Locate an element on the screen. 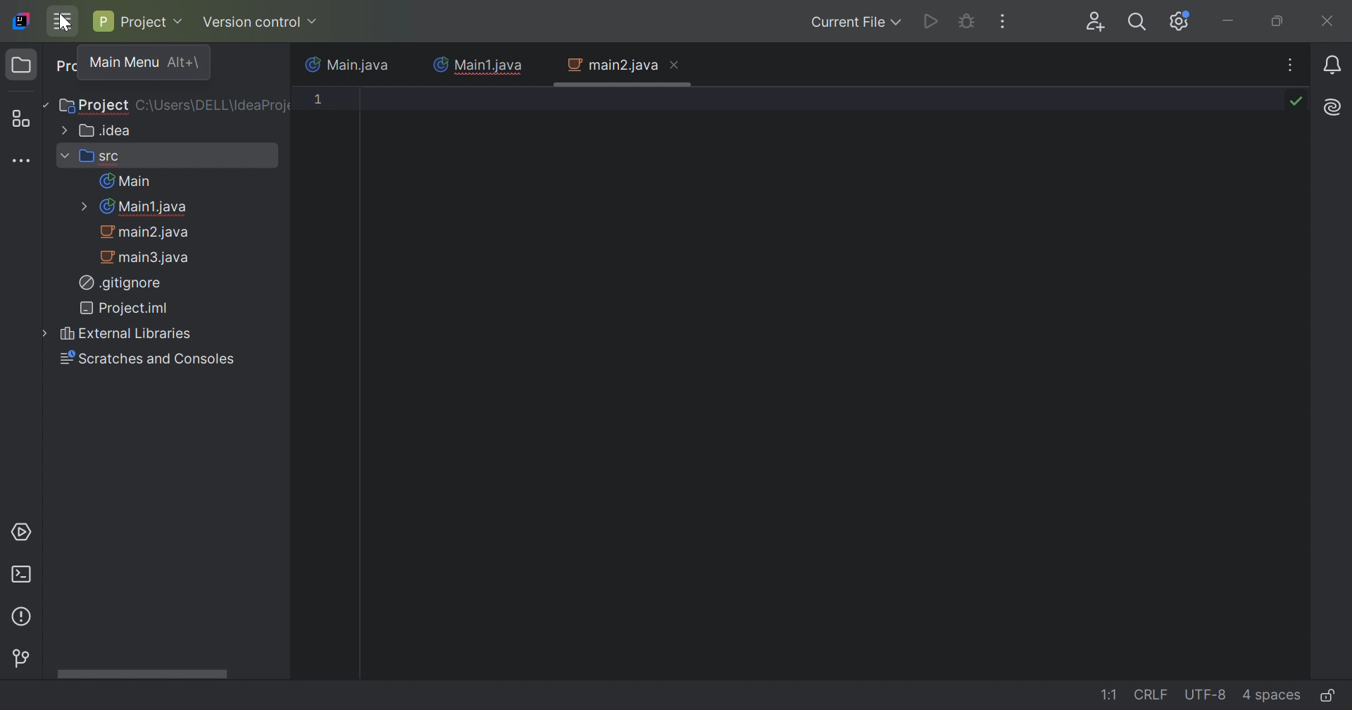  External Libraries is located at coordinates (118, 335).